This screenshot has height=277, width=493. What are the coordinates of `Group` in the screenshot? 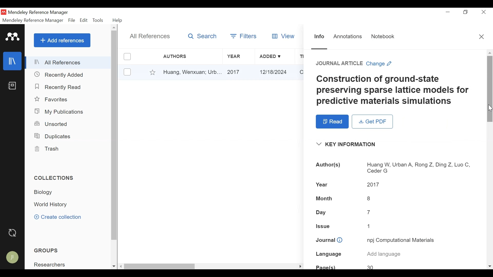 It's located at (53, 265).